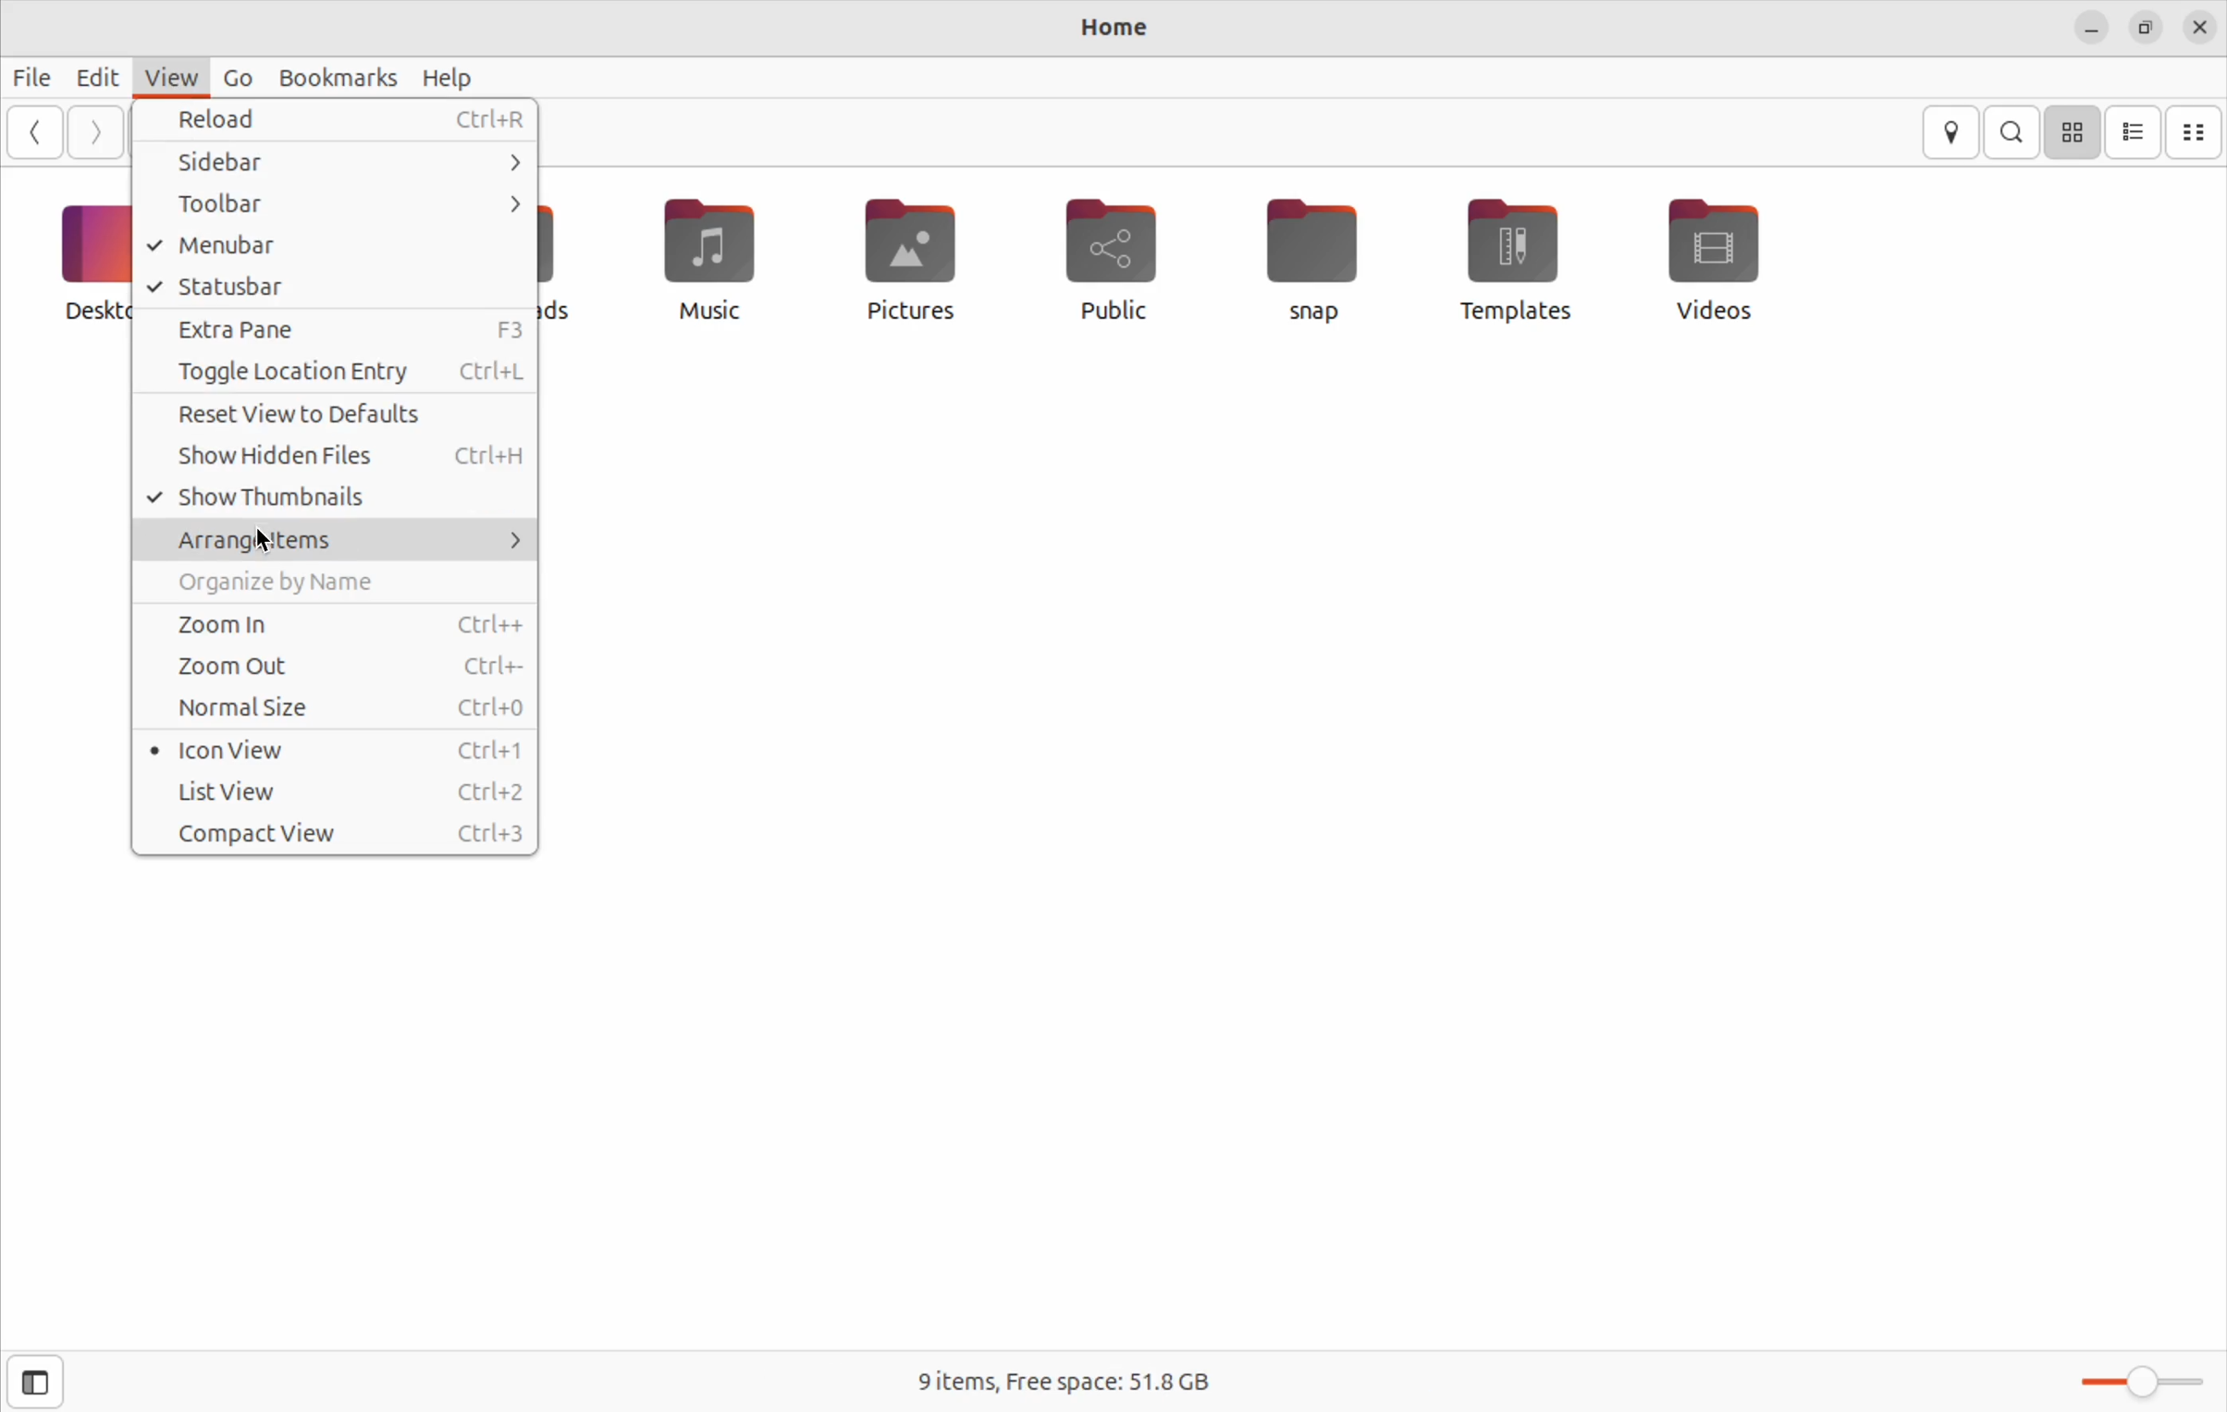 The width and height of the screenshot is (2227, 1412). Describe the element at coordinates (1721, 256) in the screenshot. I see `video files` at that location.